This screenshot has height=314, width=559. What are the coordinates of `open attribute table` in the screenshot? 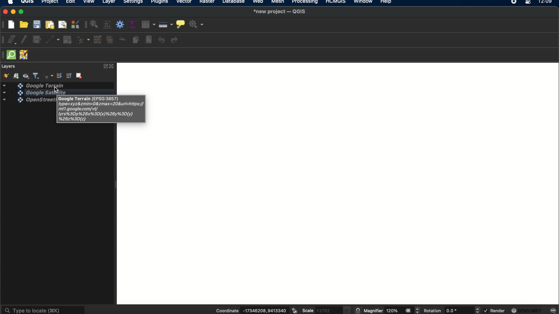 It's located at (149, 25).